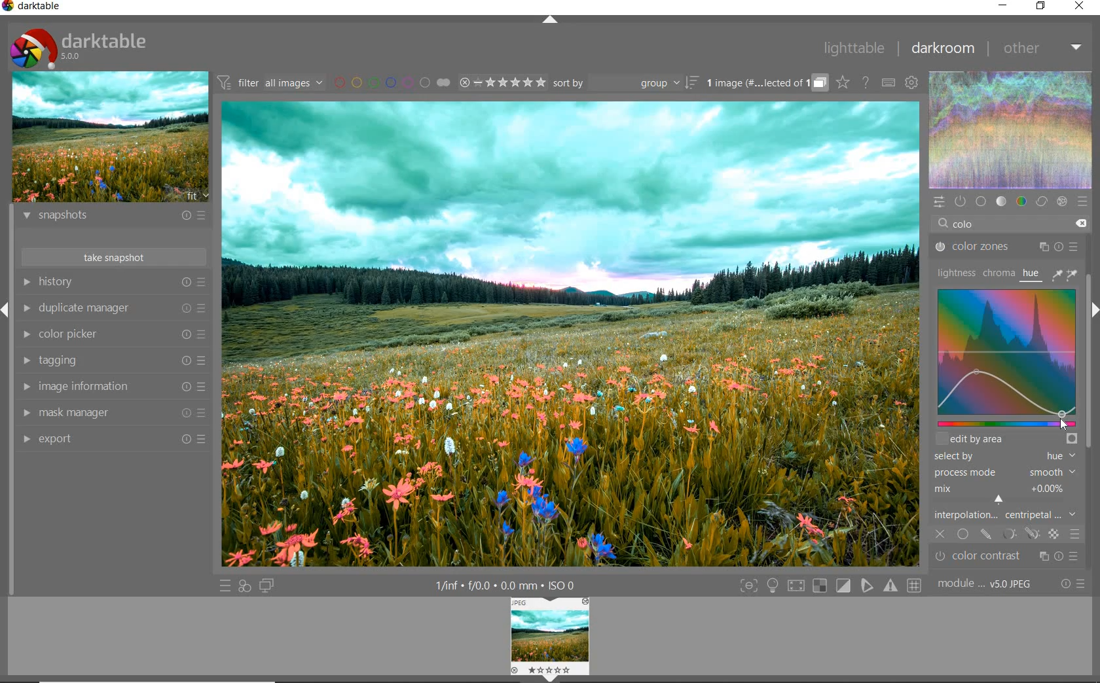 The height and width of the screenshot is (683, 1100). I want to click on duplicate manager, so click(116, 309).